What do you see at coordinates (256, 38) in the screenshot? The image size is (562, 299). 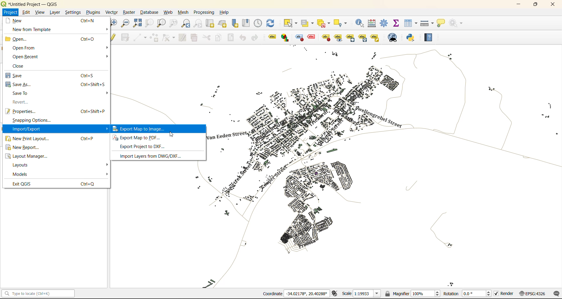 I see `redo` at bounding box center [256, 38].